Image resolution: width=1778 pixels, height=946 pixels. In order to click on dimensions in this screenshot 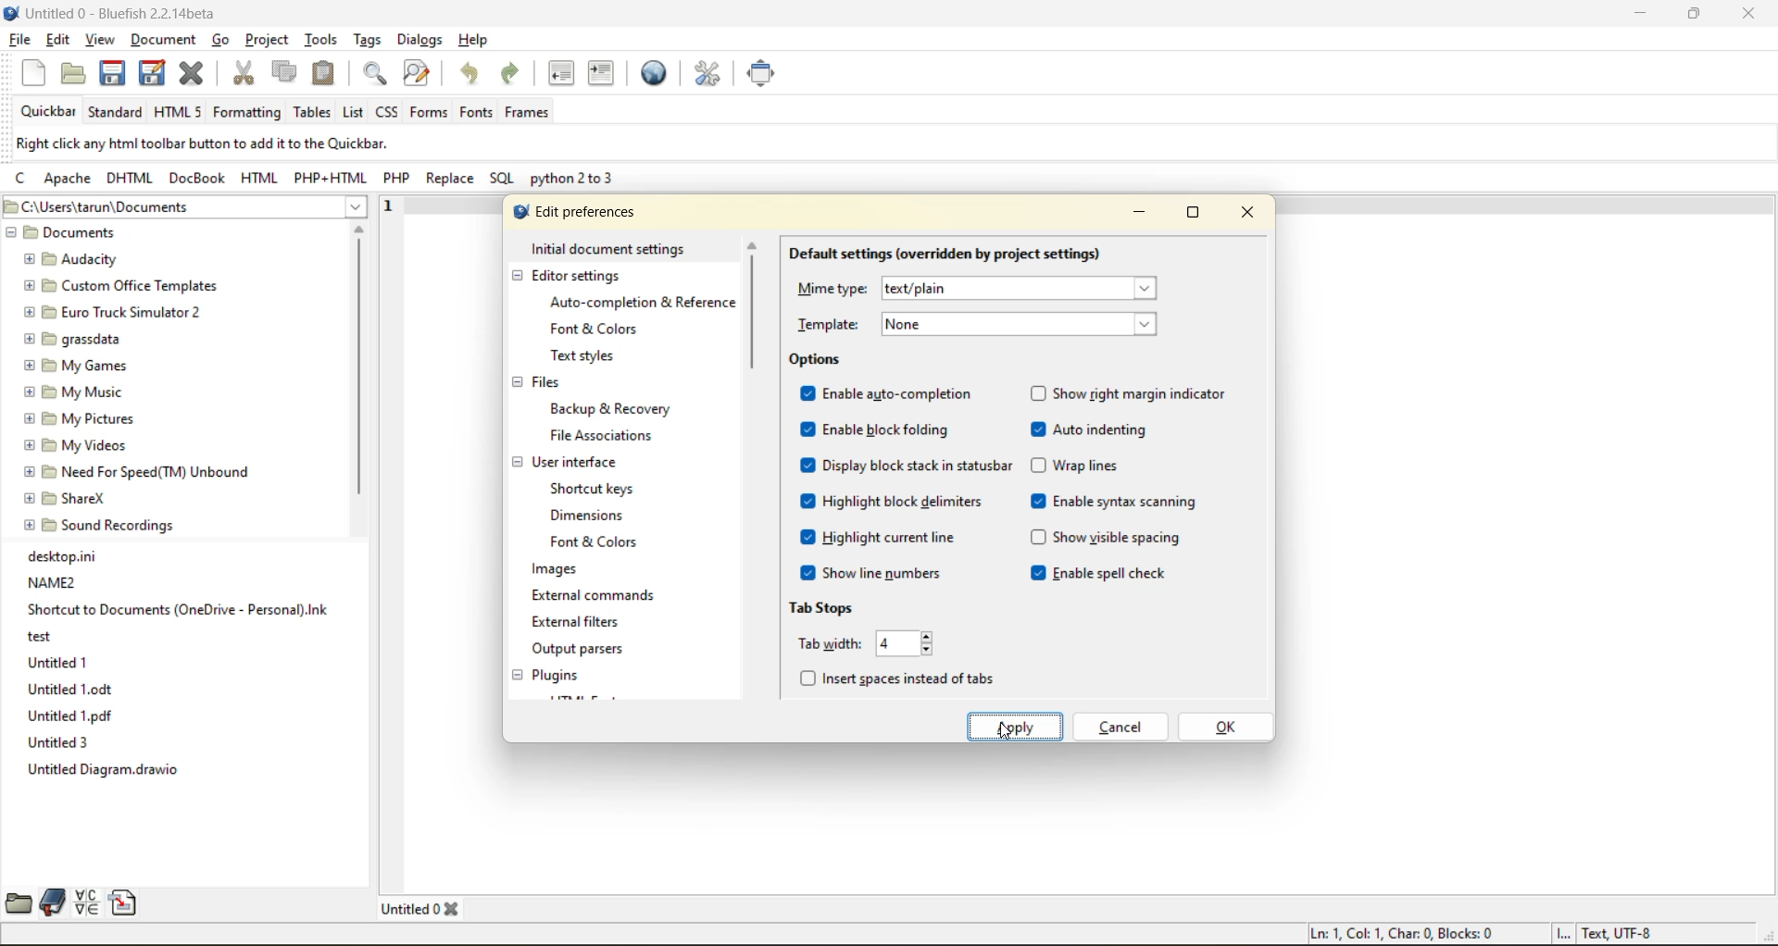, I will do `click(593, 515)`.